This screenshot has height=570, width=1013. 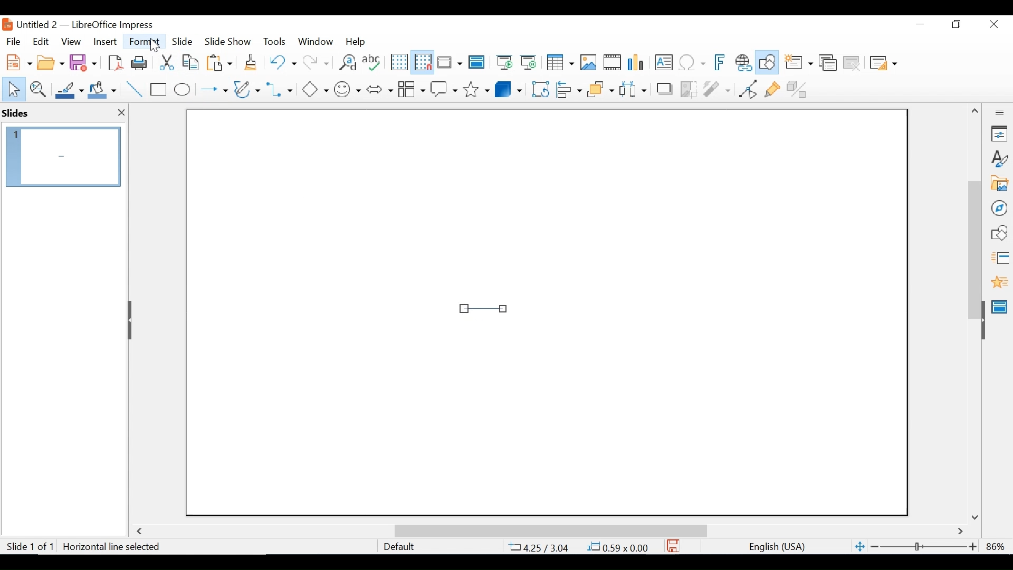 I want to click on Insert Special Characters, so click(x=692, y=63).